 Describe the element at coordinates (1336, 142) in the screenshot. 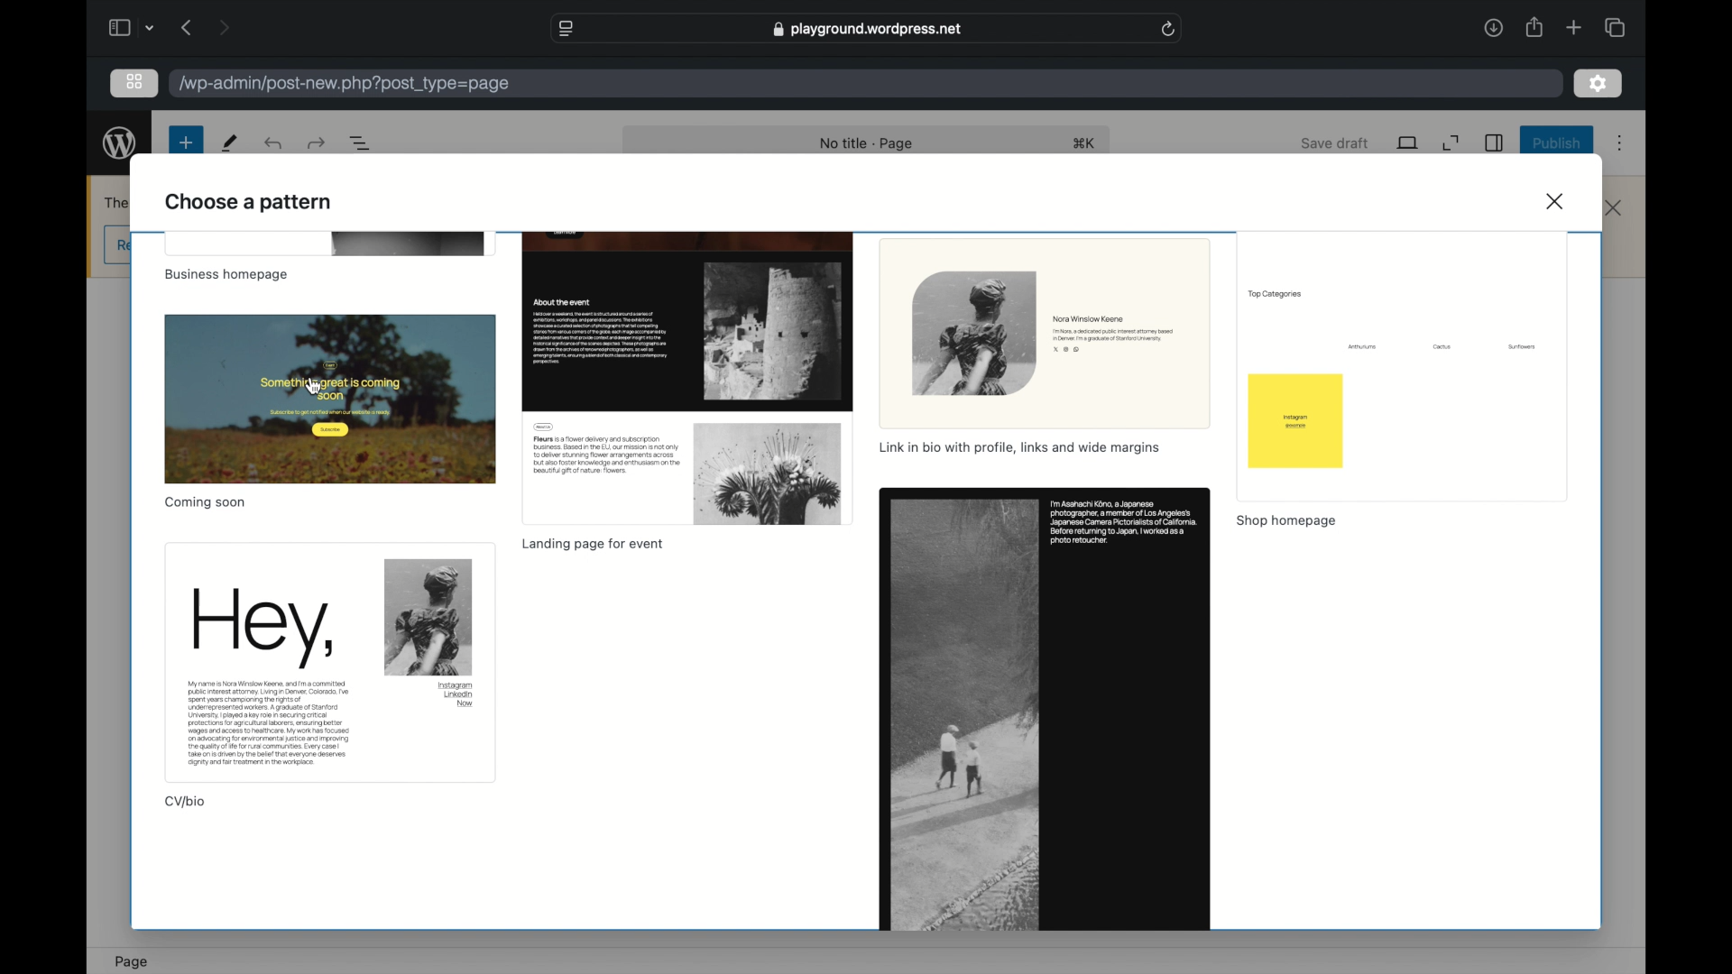

I see `save draft` at that location.